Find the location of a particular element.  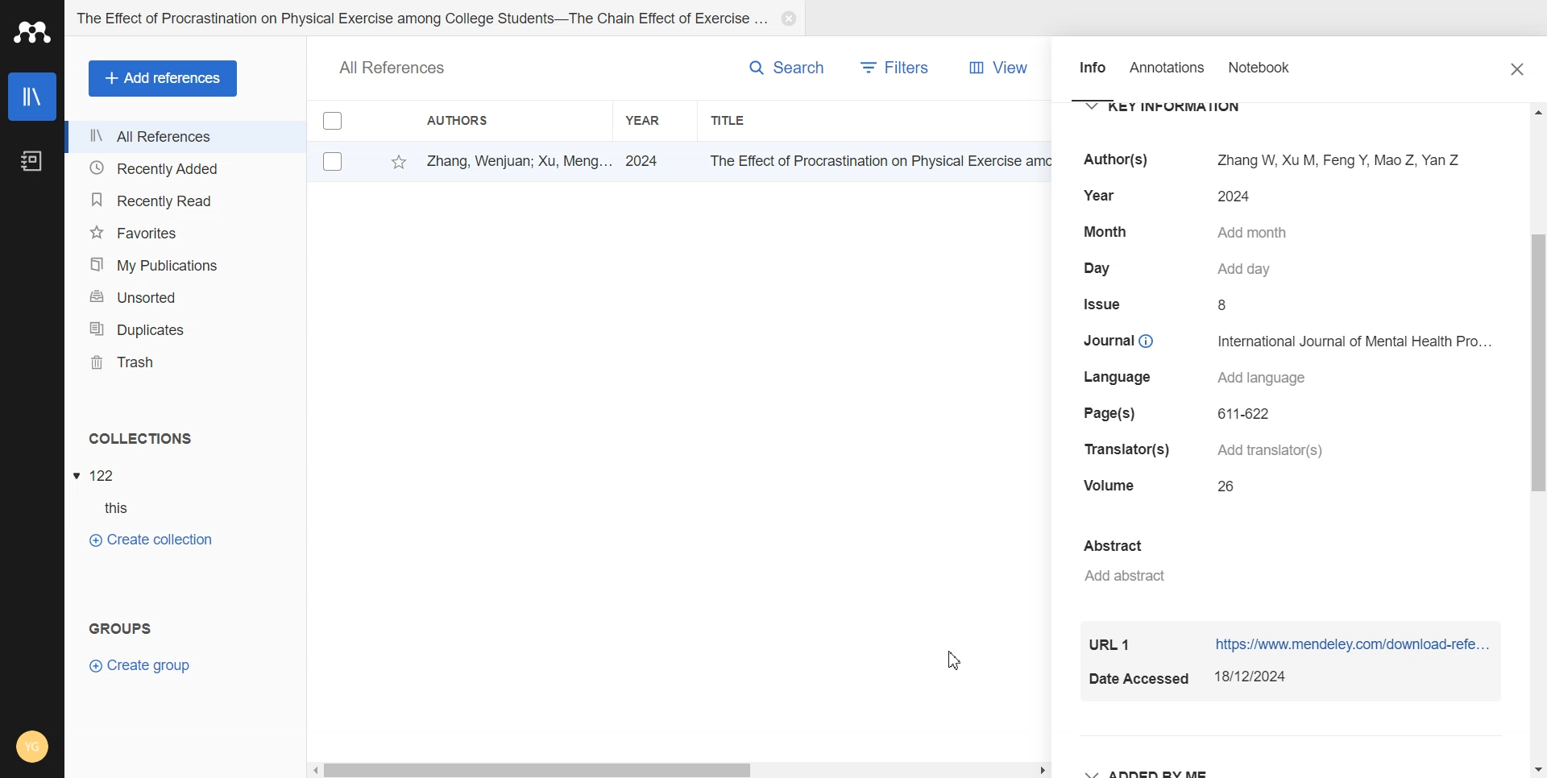

Issue 8 is located at coordinates (1161, 305).